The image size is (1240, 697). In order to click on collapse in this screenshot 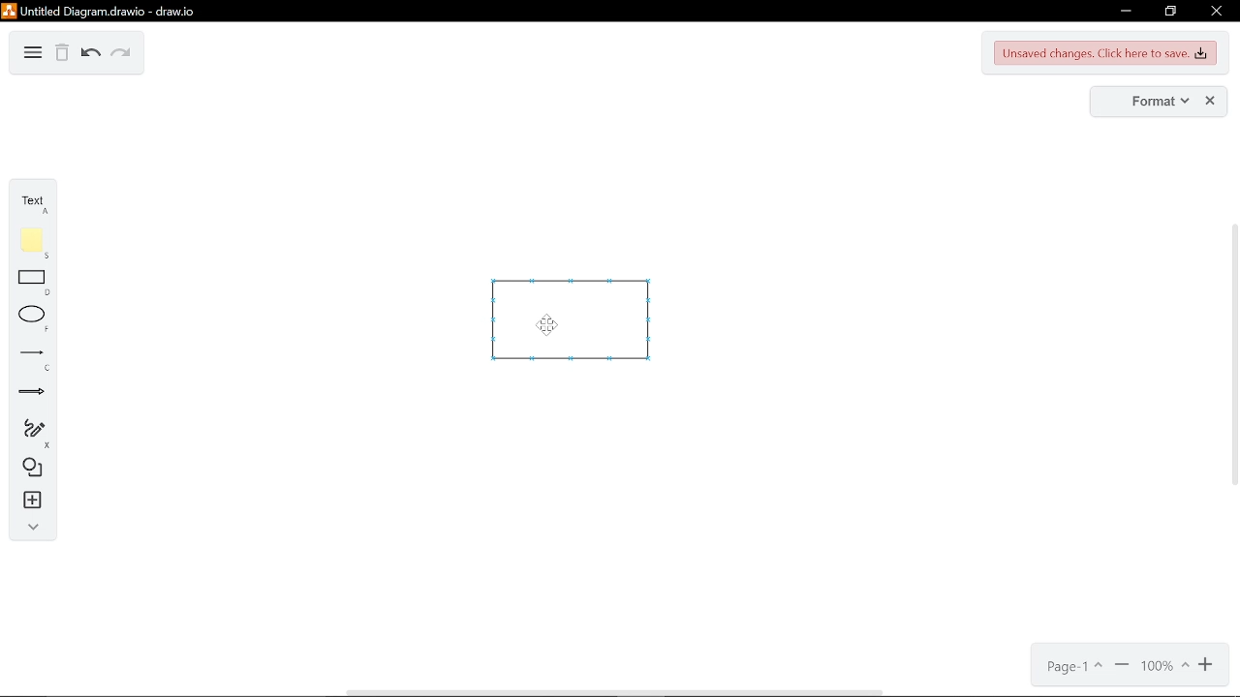, I will do `click(33, 529)`.